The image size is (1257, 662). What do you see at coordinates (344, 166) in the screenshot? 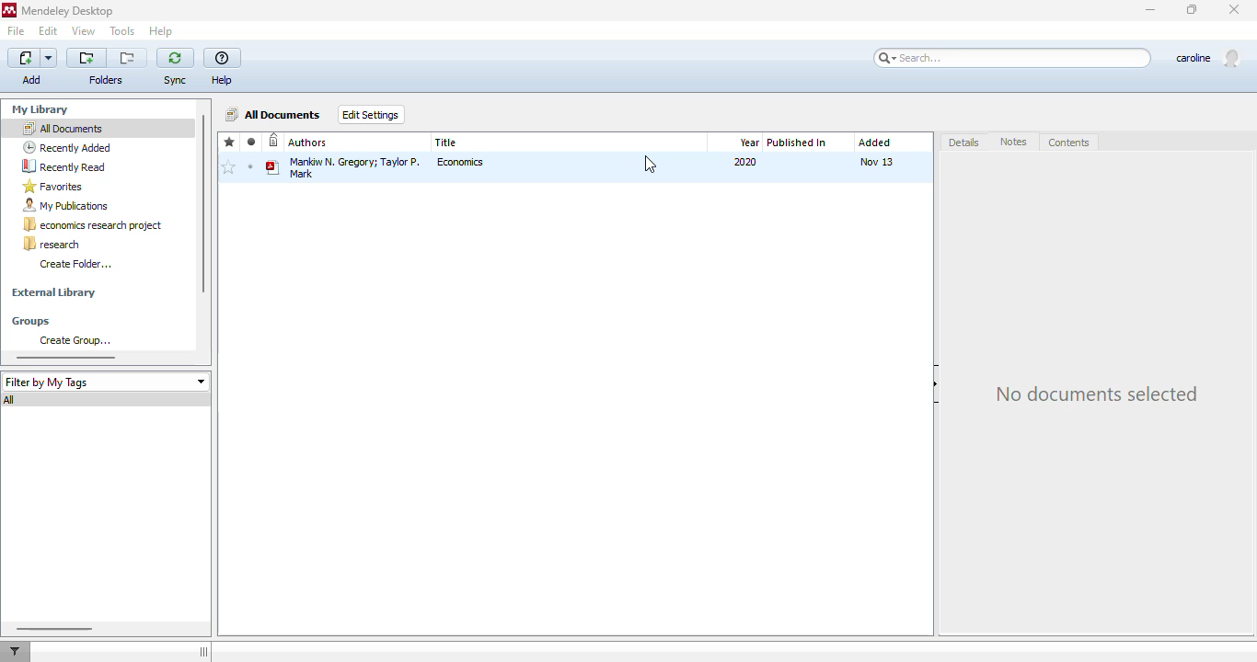
I see `Mankiw N. Gregor; Taylor P. Mark` at bounding box center [344, 166].